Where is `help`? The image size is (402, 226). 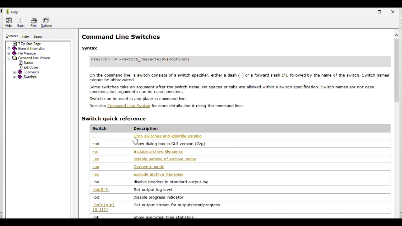
help is located at coordinates (11, 12).